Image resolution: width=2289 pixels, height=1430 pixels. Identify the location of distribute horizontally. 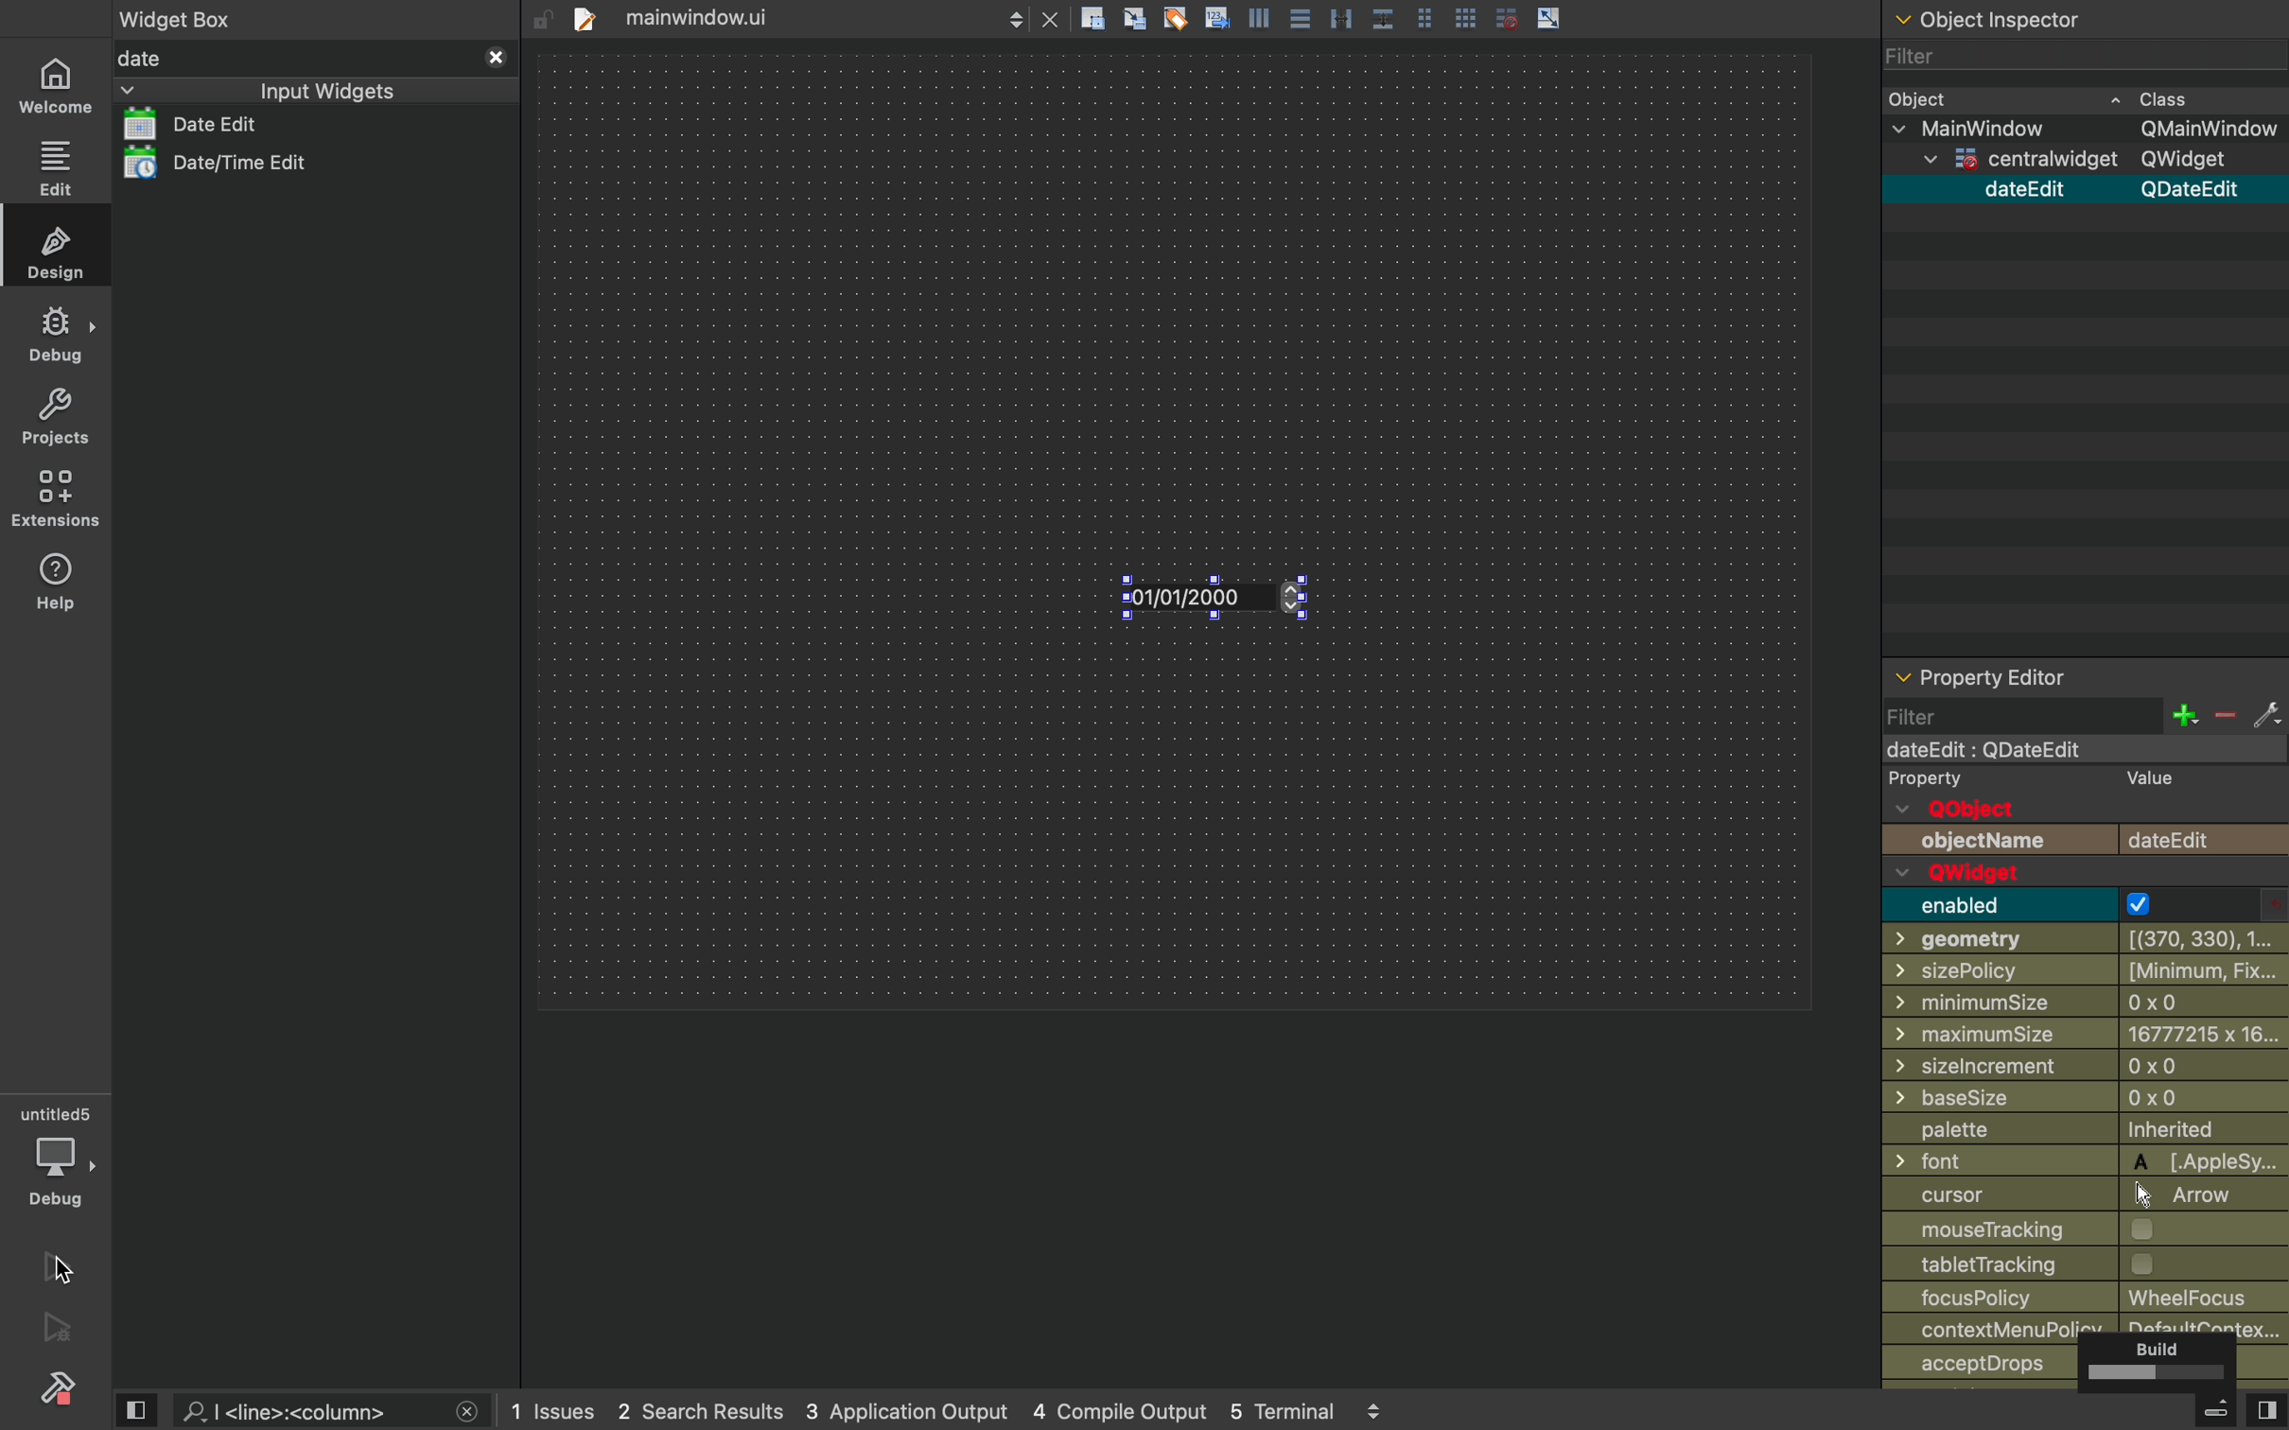
(1340, 17).